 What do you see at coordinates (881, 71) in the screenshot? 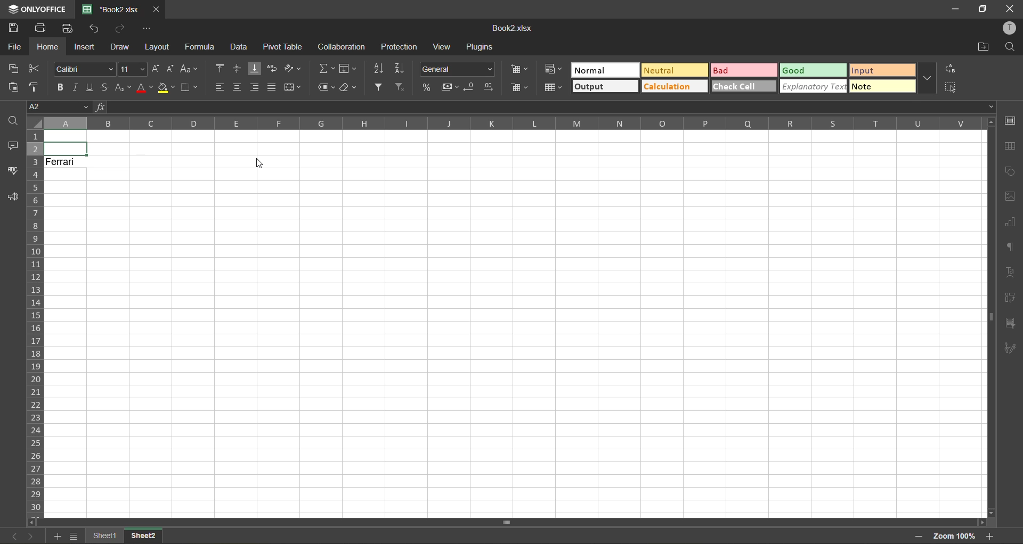
I see `input` at bounding box center [881, 71].